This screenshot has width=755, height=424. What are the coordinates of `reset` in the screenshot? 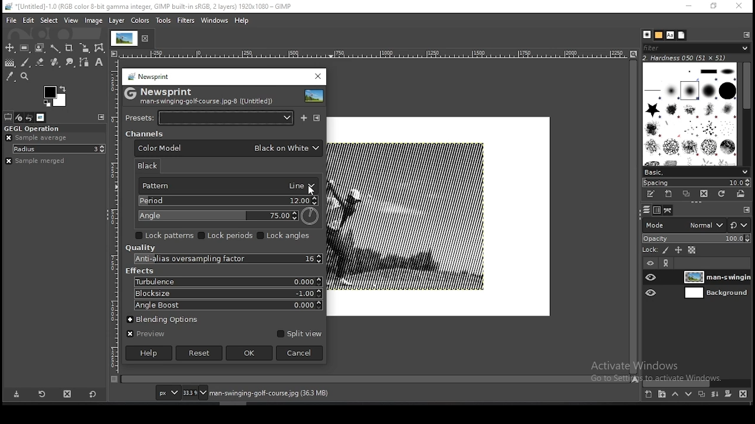 It's located at (199, 353).